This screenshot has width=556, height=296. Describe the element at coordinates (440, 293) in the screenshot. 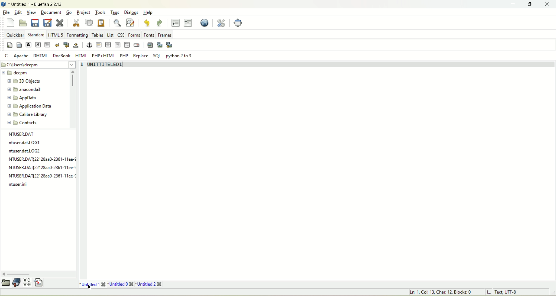

I see `Ln 1, Col 13, Char 12, Blocks 0` at that location.